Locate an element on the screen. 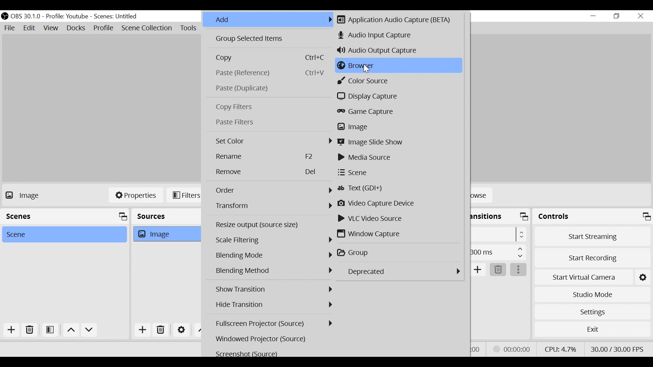 Image resolution: width=653 pixels, height=367 pixels. Scene Collection is located at coordinates (147, 29).